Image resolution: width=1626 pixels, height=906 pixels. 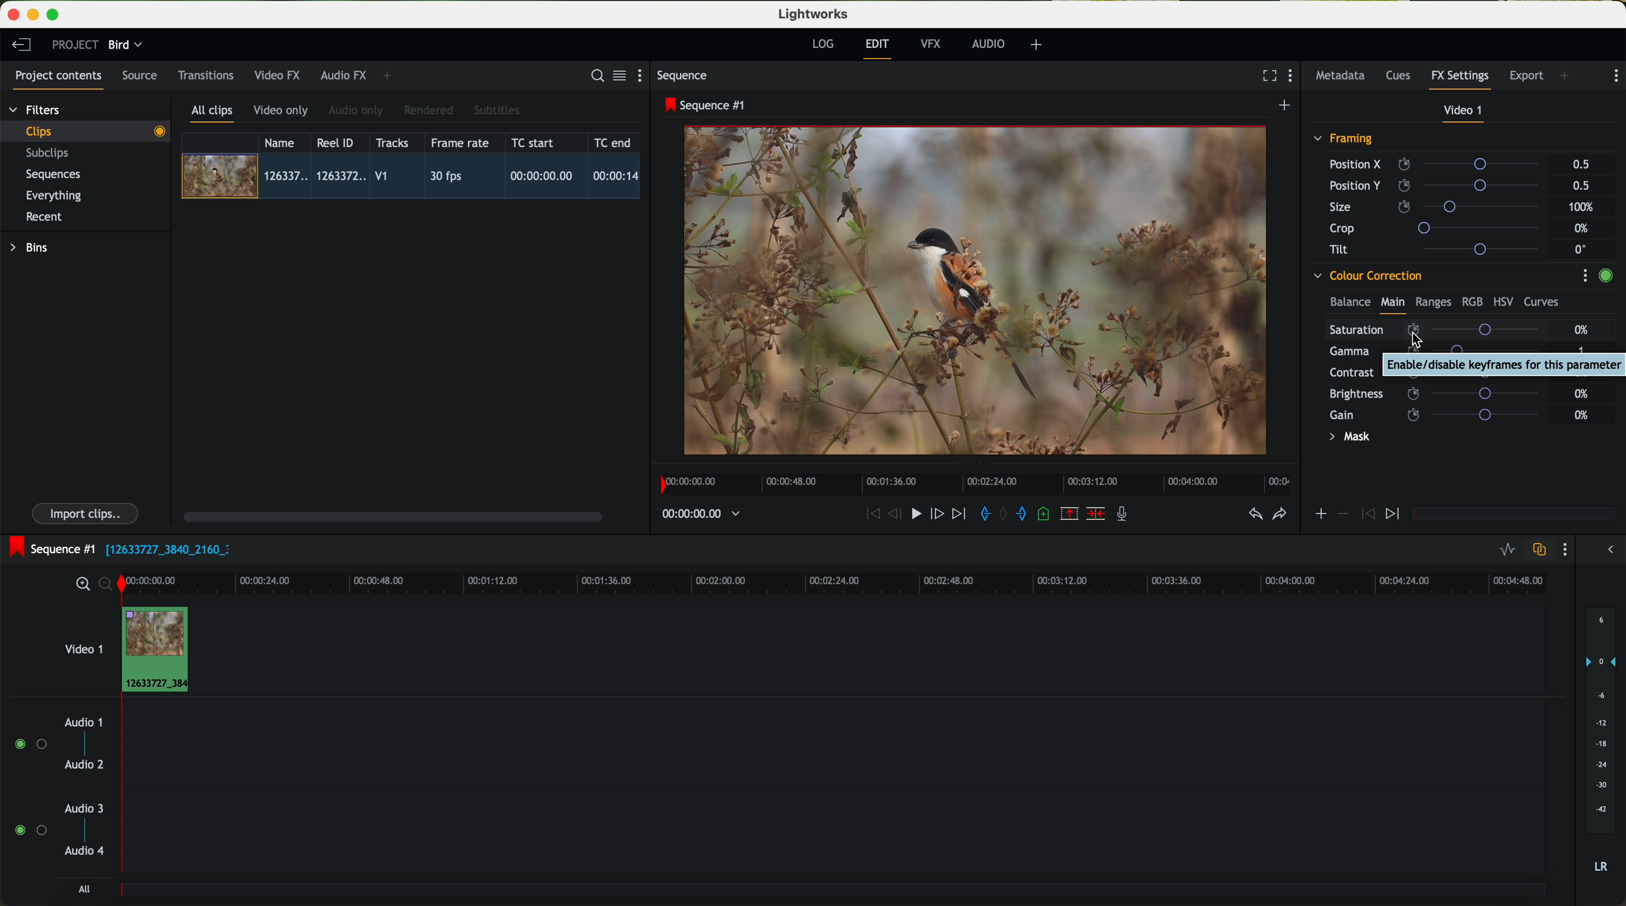 I want to click on all clips, so click(x=213, y=114).